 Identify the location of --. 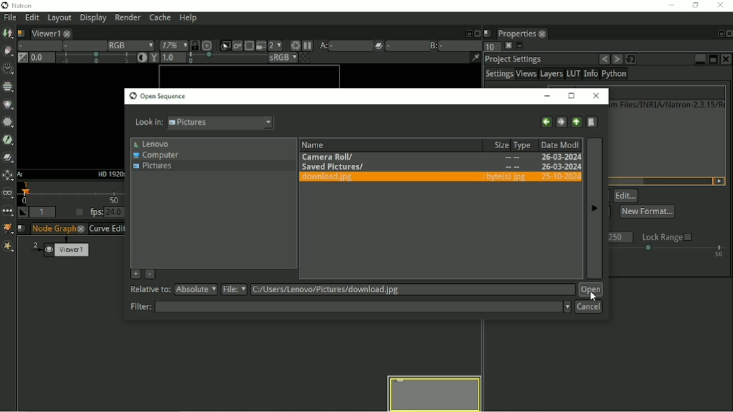
(512, 158).